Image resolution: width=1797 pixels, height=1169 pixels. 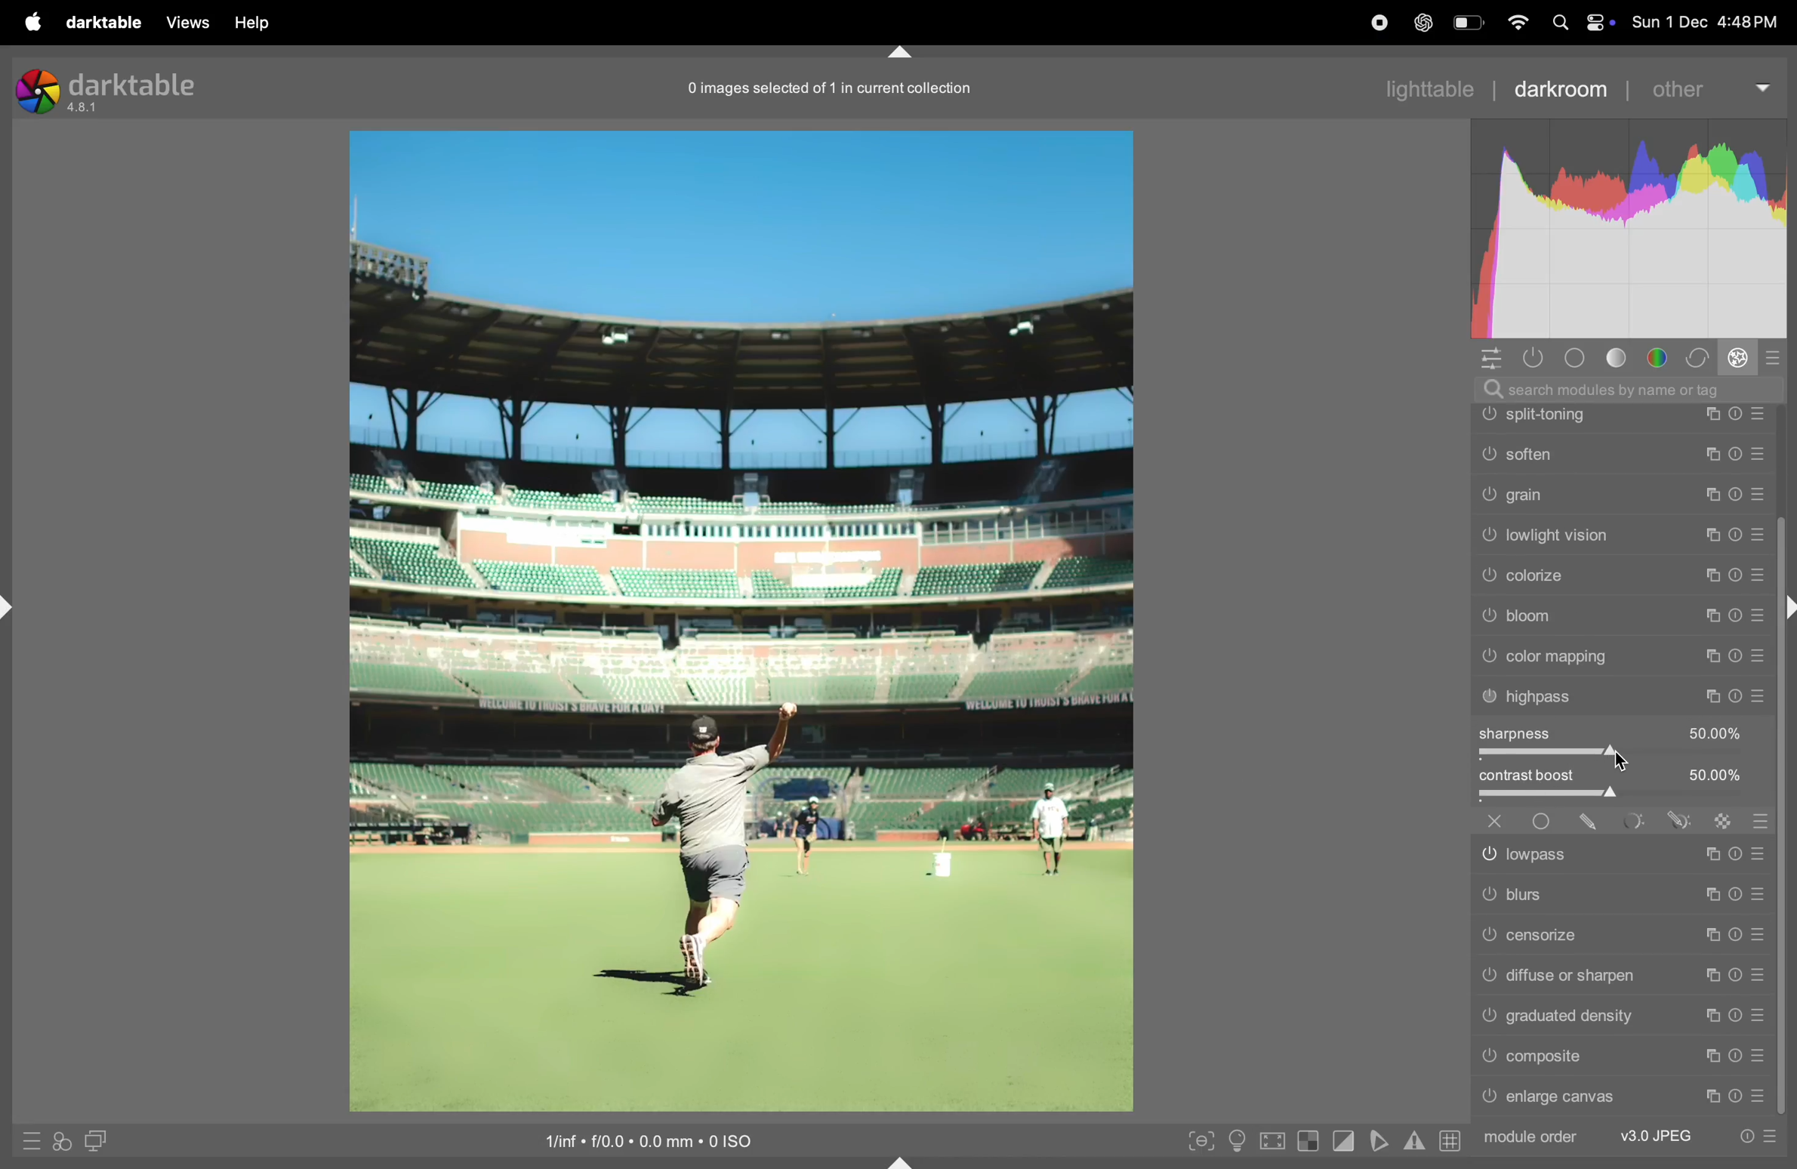 I want to click on record, so click(x=1370, y=22).